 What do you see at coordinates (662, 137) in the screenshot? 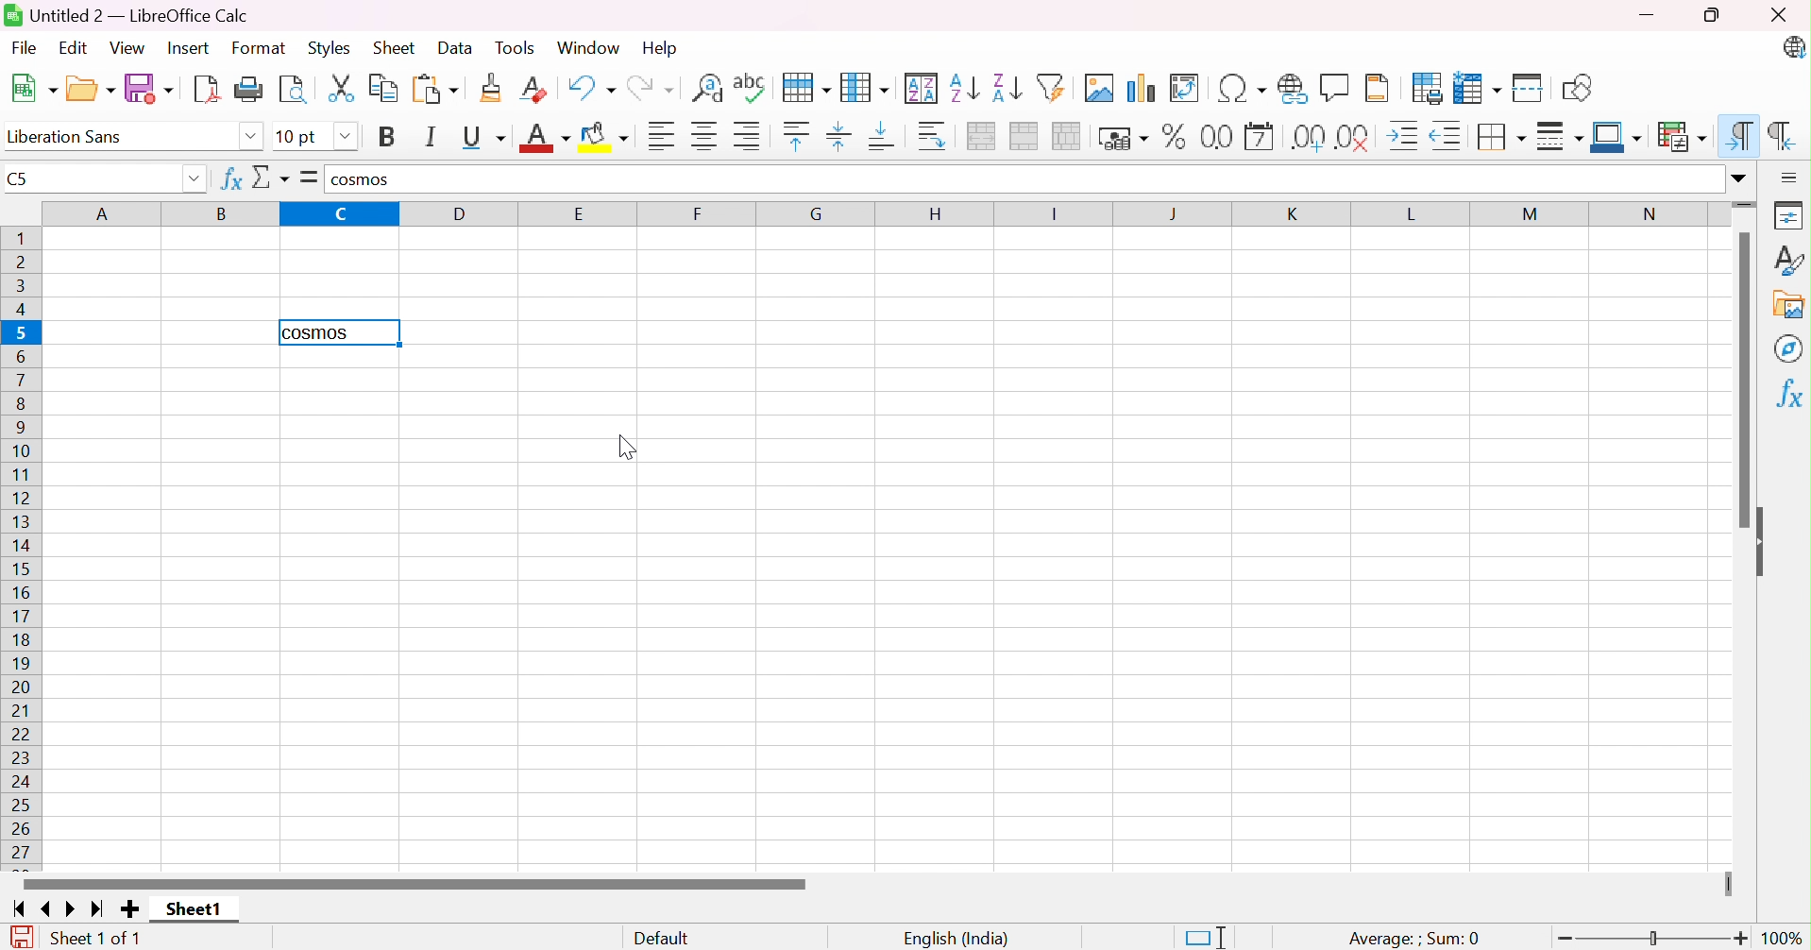
I see `Align Left` at bounding box center [662, 137].